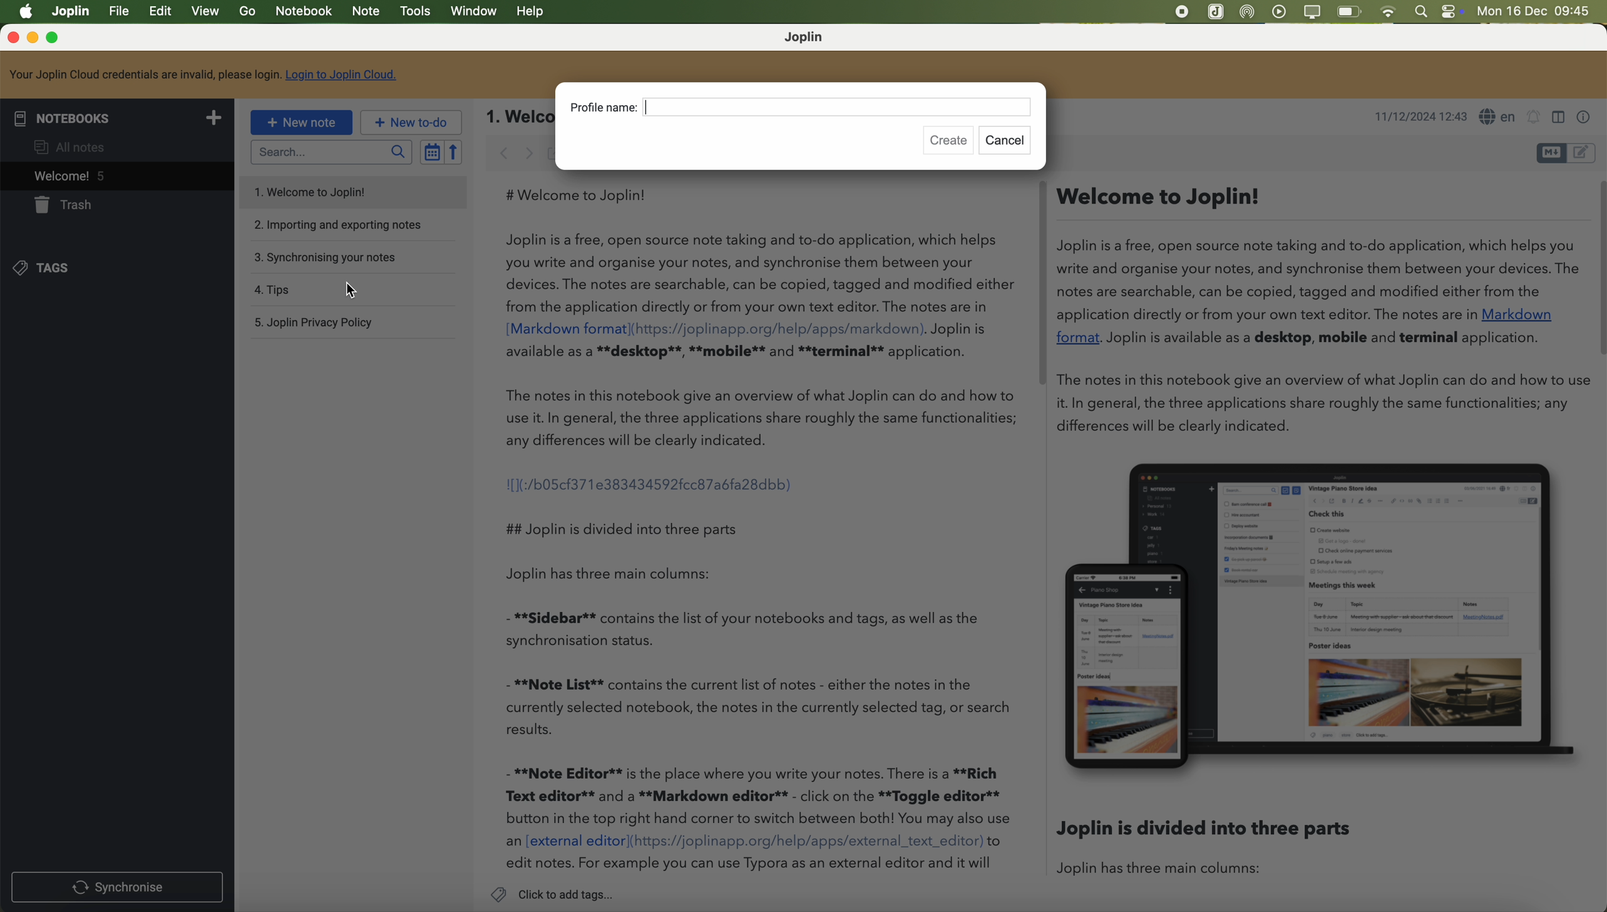 The height and width of the screenshot is (912, 1607). What do you see at coordinates (1596, 269) in the screenshot?
I see `scroll bar` at bounding box center [1596, 269].